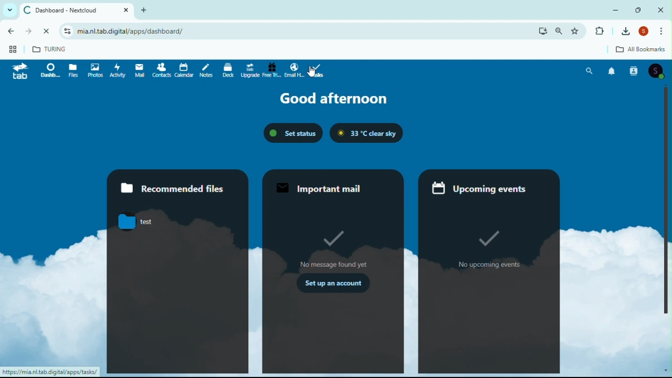 The image size is (672, 378). Describe the element at coordinates (50, 73) in the screenshot. I see `dashboard` at that location.